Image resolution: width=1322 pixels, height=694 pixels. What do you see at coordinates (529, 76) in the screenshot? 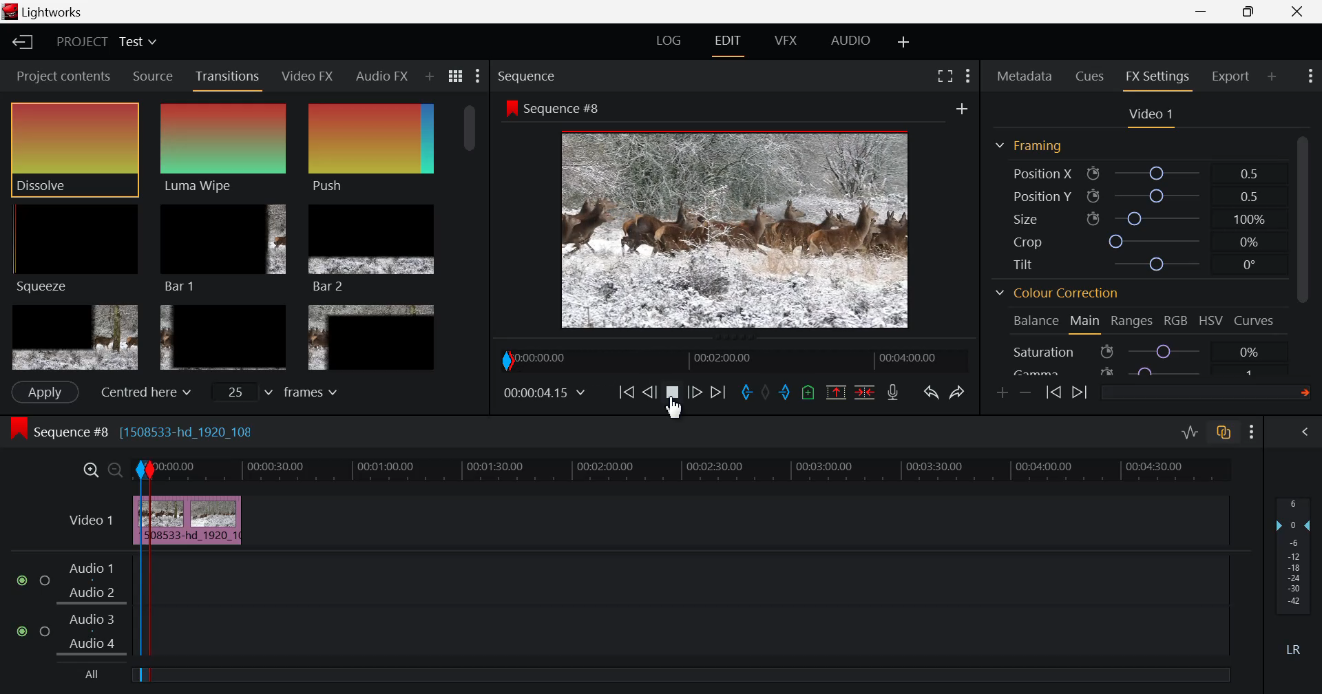
I see `Sequence ` at bounding box center [529, 76].